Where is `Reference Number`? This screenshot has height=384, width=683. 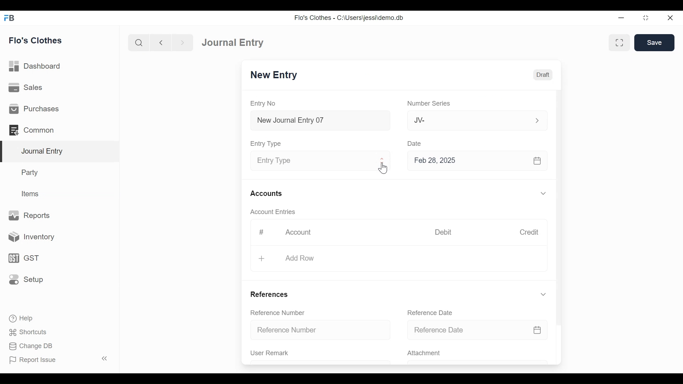
Reference Number is located at coordinates (313, 330).